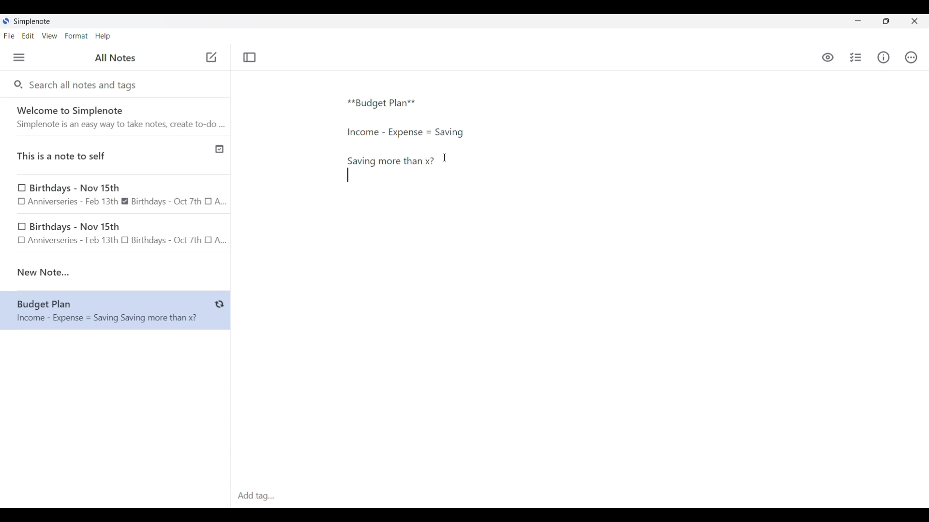  I want to click on Edit menu, so click(29, 35).